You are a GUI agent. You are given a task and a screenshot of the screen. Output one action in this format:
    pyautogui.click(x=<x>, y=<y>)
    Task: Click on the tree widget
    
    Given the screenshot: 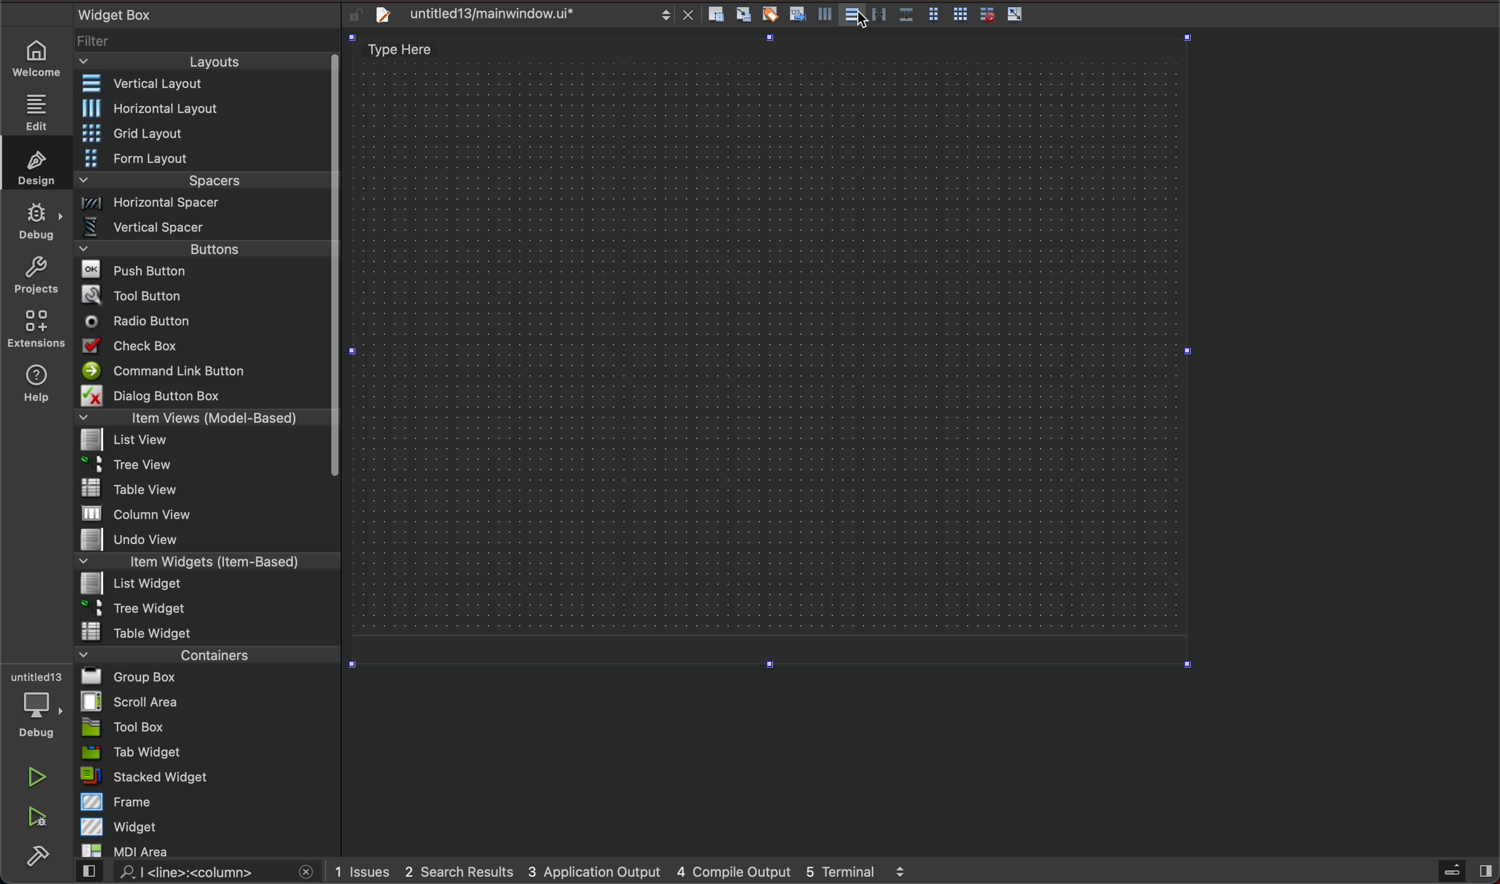 What is the action you would take?
    pyautogui.click(x=203, y=609)
    